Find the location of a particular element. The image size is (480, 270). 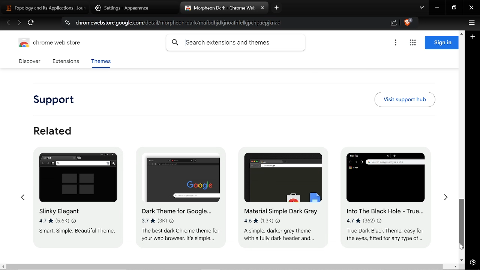

Extended URL is located at coordinates (79, 266).